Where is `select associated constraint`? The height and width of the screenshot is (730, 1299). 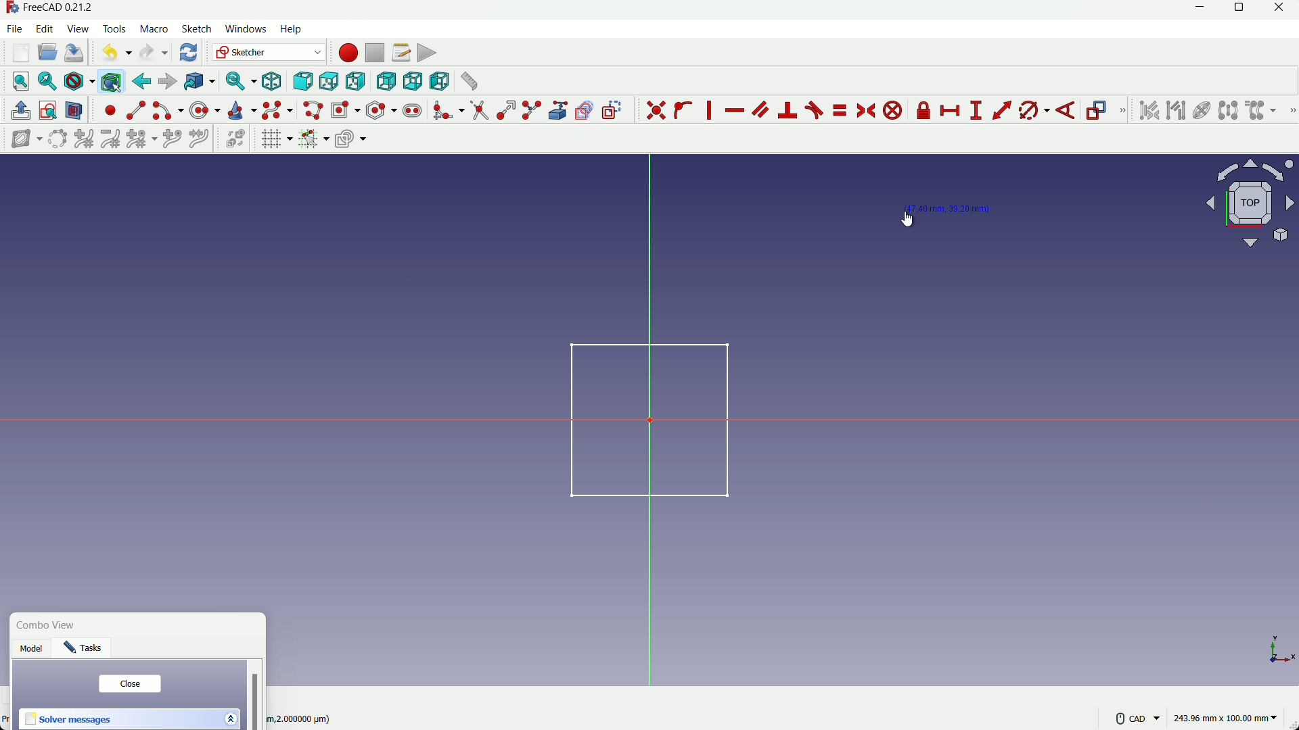
select associated constraint is located at coordinates (1148, 110).